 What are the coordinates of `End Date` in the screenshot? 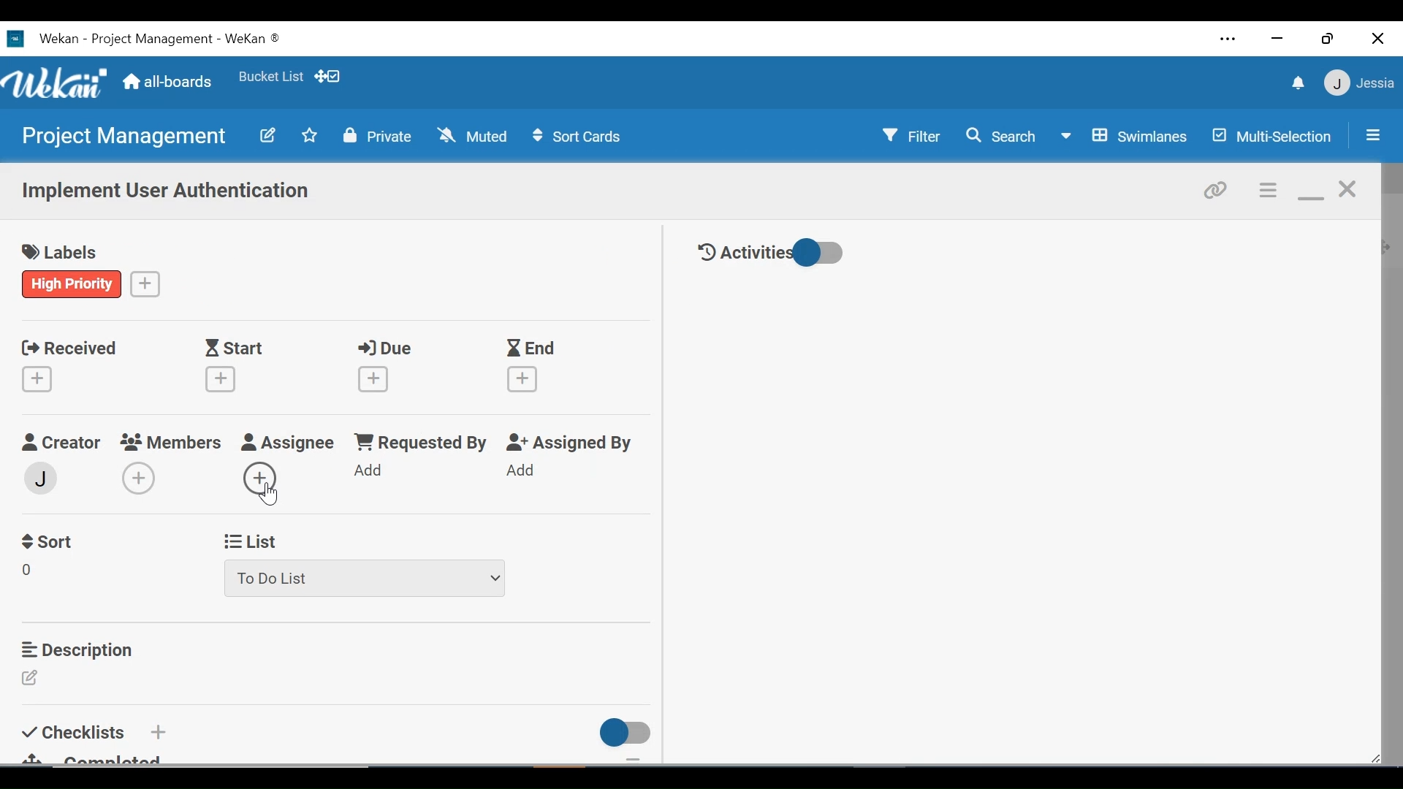 It's located at (534, 349).